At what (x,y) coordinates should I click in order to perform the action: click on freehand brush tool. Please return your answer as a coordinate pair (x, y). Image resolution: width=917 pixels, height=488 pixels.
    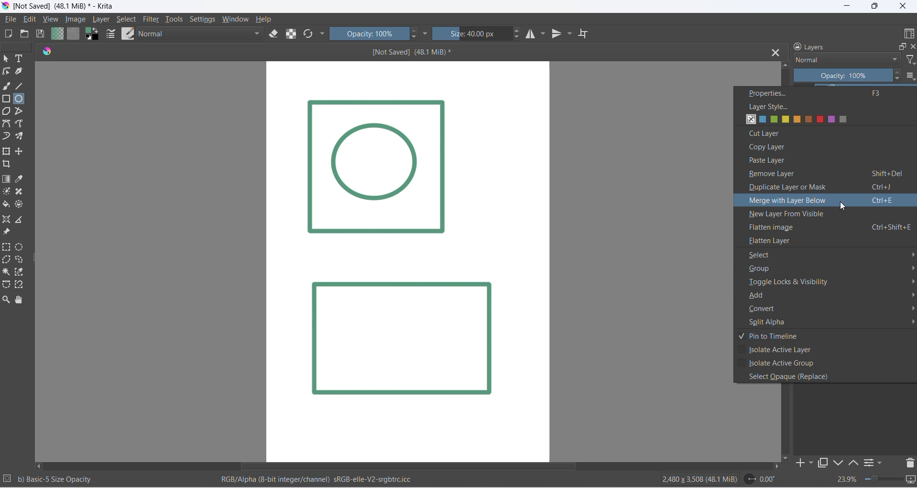
    Looking at the image, I should click on (7, 87).